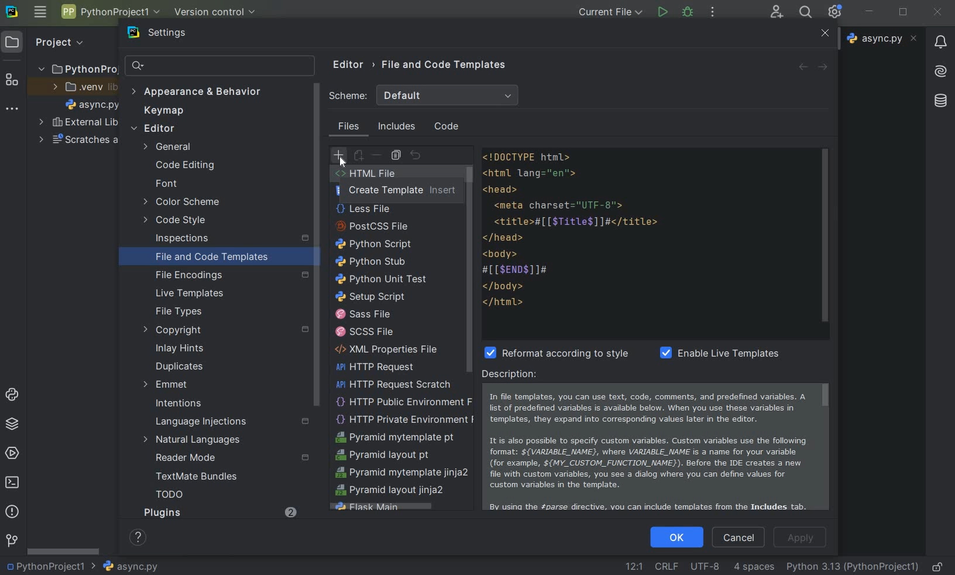 This screenshot has width=955, height=575. I want to click on AI Assistant, so click(937, 69).